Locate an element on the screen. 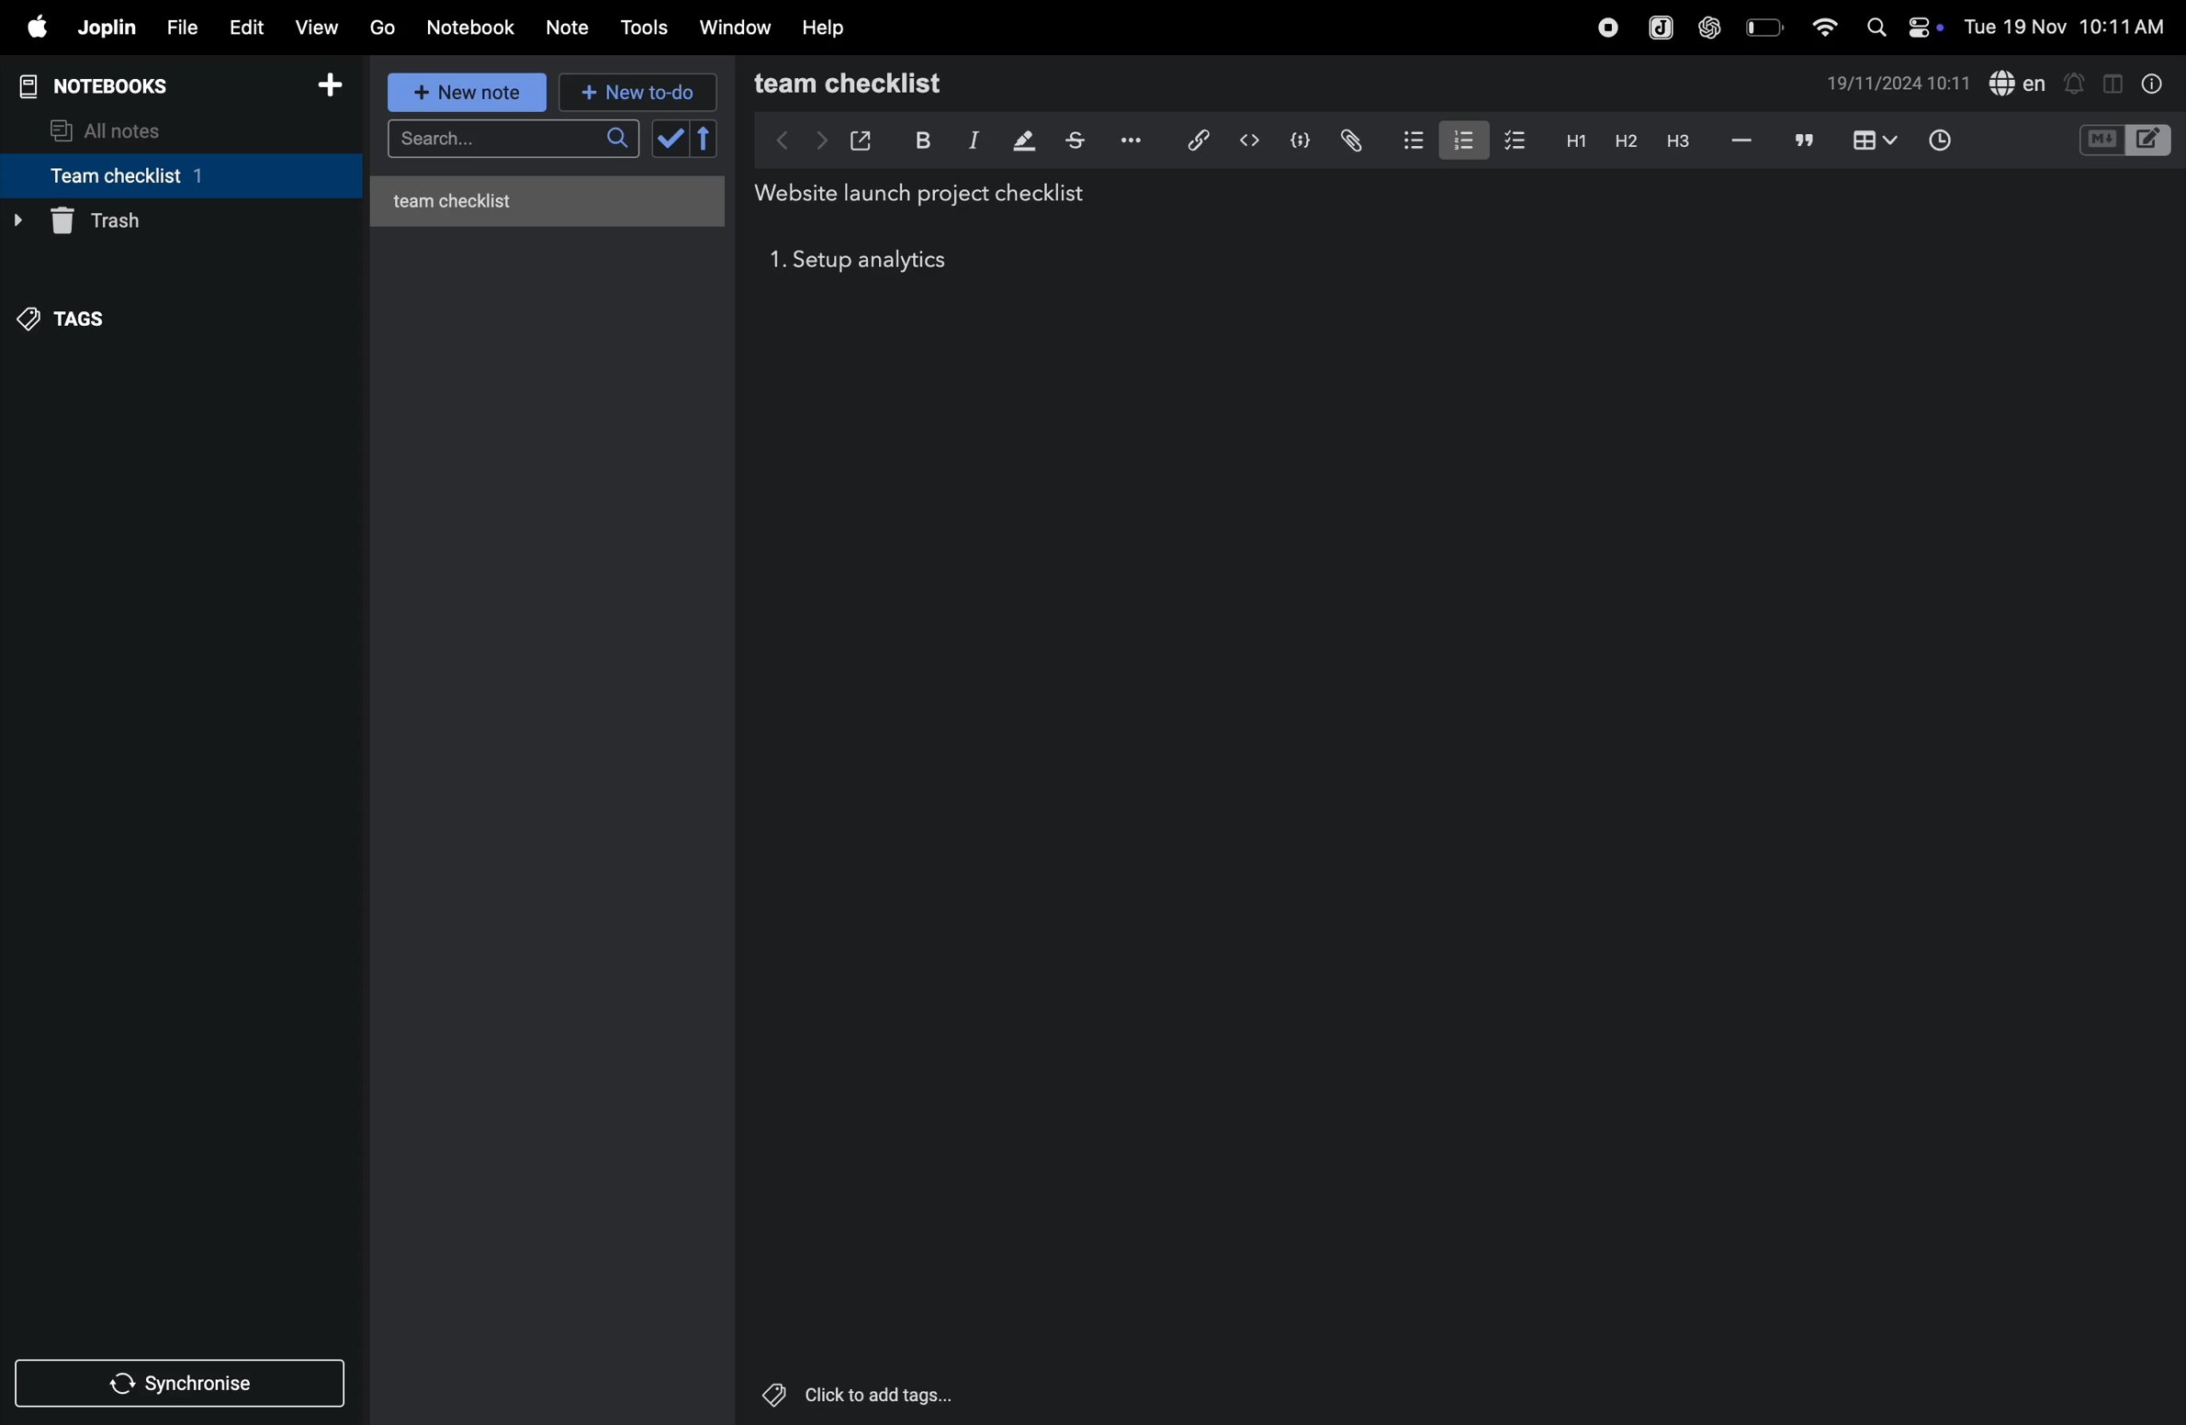 The width and height of the screenshot is (2186, 1425). edit is located at coordinates (246, 26).